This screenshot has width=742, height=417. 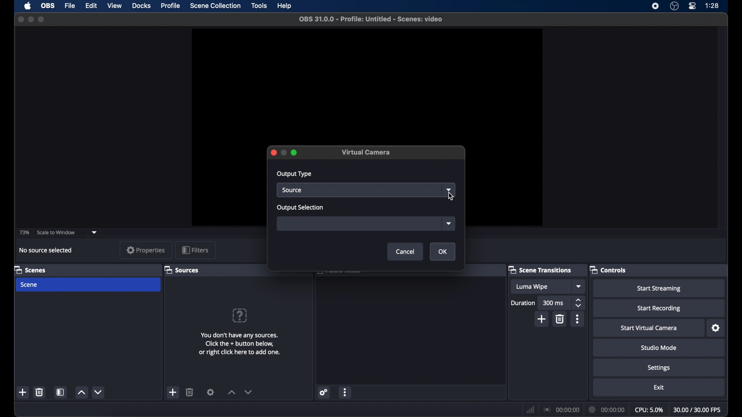 What do you see at coordinates (231, 393) in the screenshot?
I see `increment` at bounding box center [231, 393].